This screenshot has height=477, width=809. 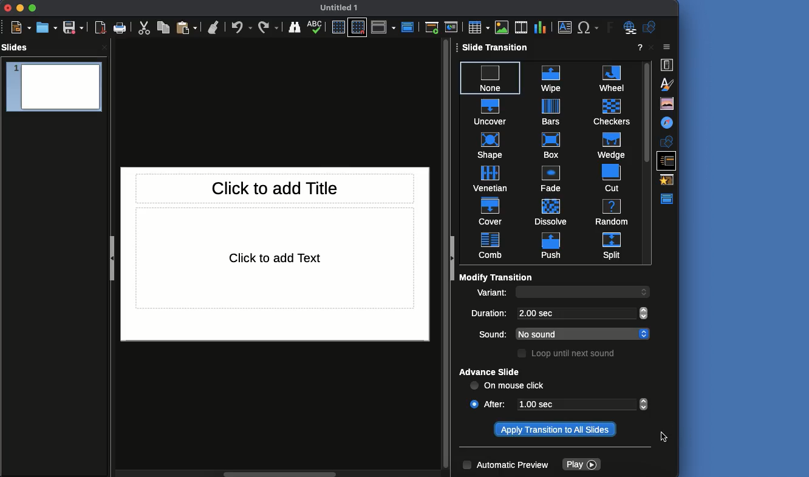 What do you see at coordinates (358, 27) in the screenshot?
I see `Snap to grid` at bounding box center [358, 27].